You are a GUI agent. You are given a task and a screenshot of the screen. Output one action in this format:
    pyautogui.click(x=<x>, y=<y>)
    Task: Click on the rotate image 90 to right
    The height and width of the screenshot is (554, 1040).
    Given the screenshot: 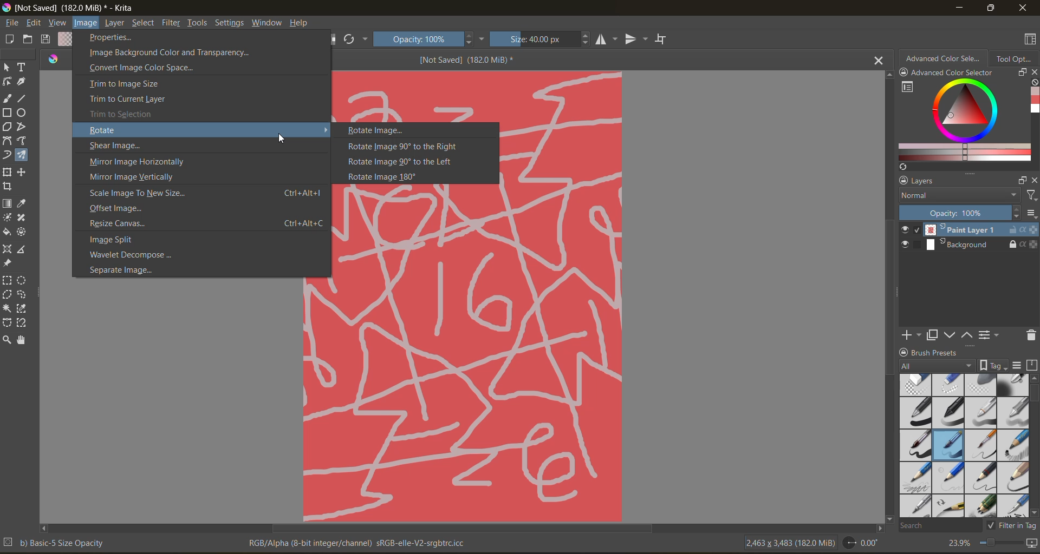 What is the action you would take?
    pyautogui.click(x=402, y=147)
    